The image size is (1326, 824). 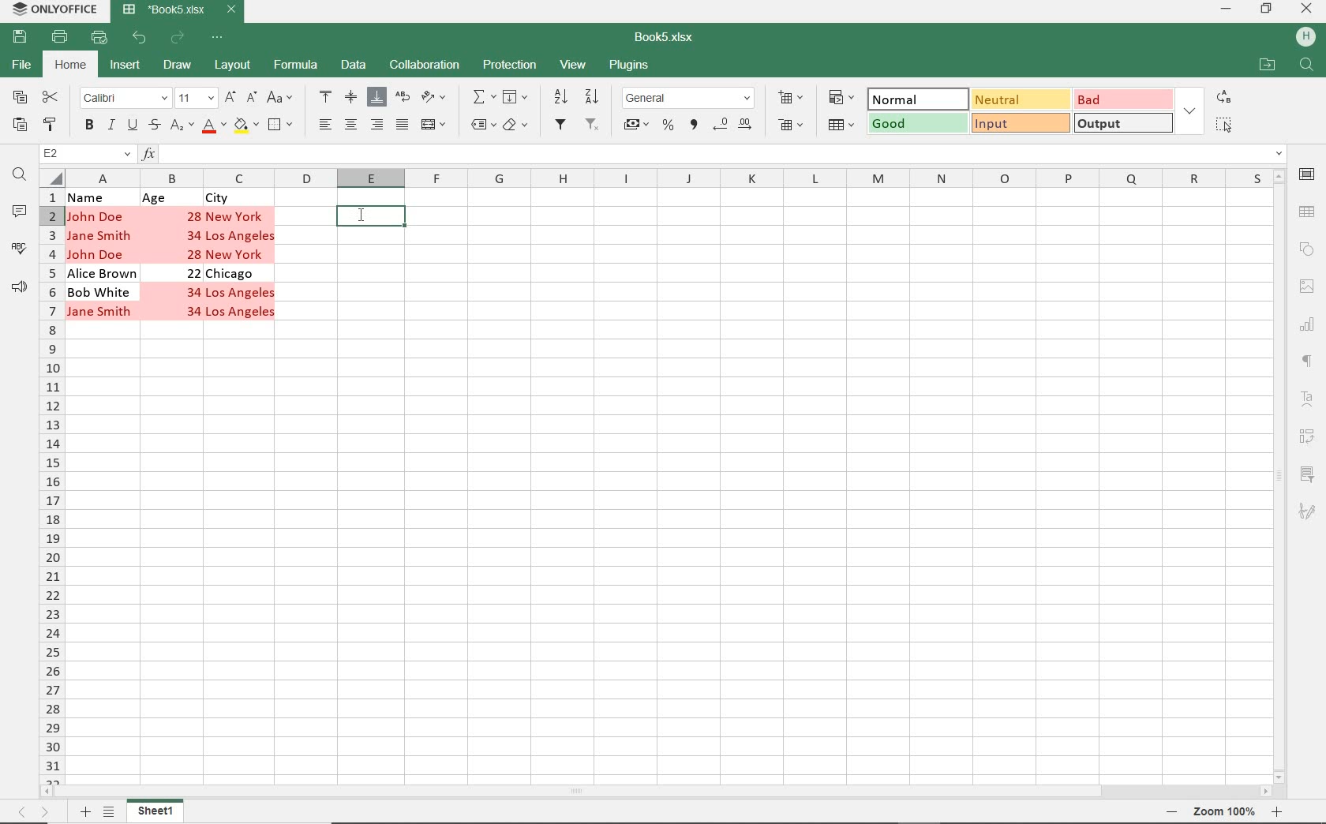 I want to click on INSERT, so click(x=125, y=67).